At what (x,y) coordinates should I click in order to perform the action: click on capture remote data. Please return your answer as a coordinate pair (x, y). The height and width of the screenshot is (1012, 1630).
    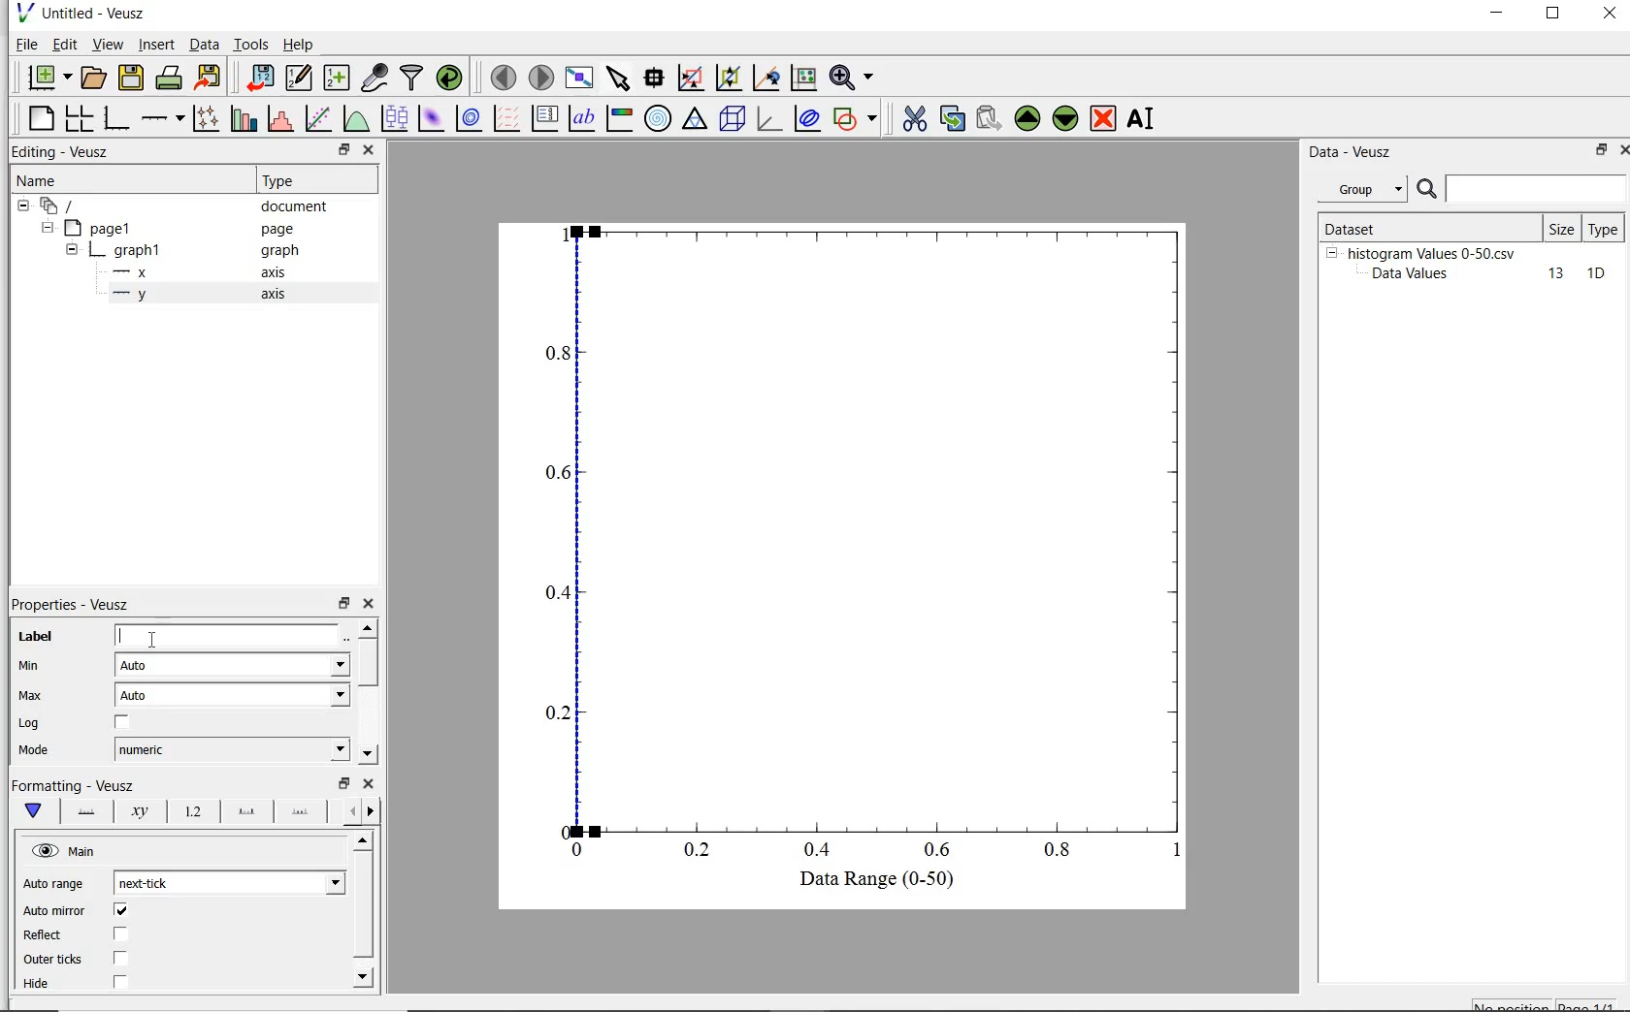
    Looking at the image, I should click on (375, 79).